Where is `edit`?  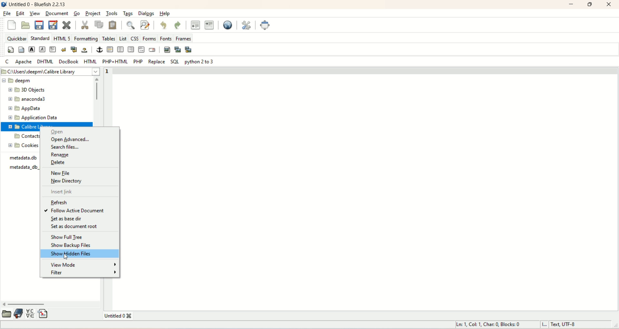
edit is located at coordinates (20, 14).